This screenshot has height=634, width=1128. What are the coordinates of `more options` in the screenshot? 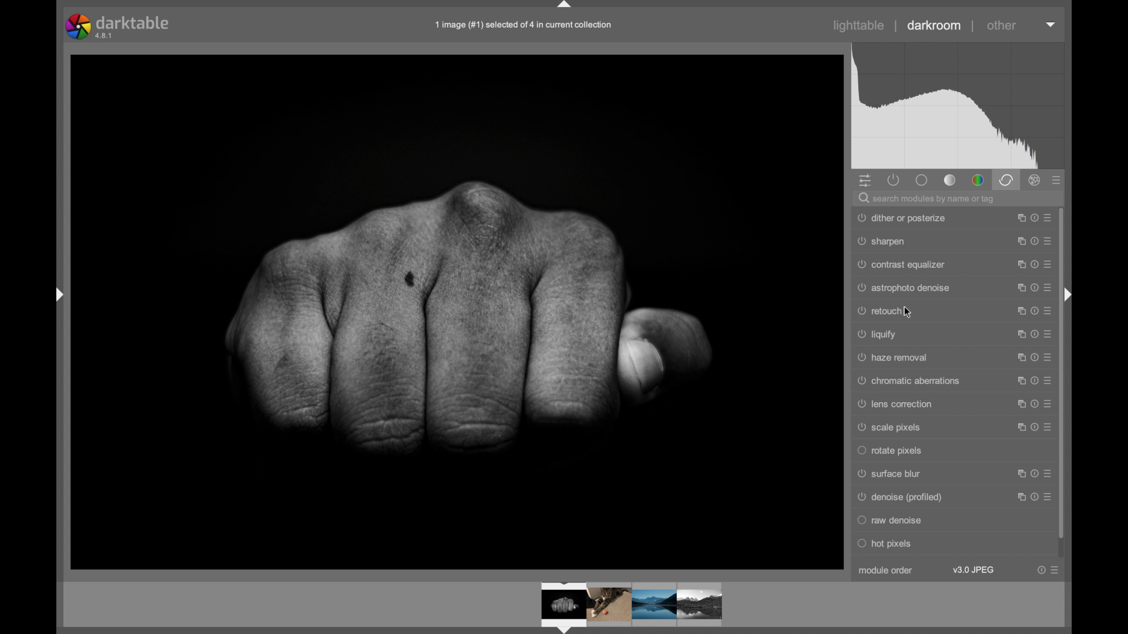 It's located at (1046, 380).